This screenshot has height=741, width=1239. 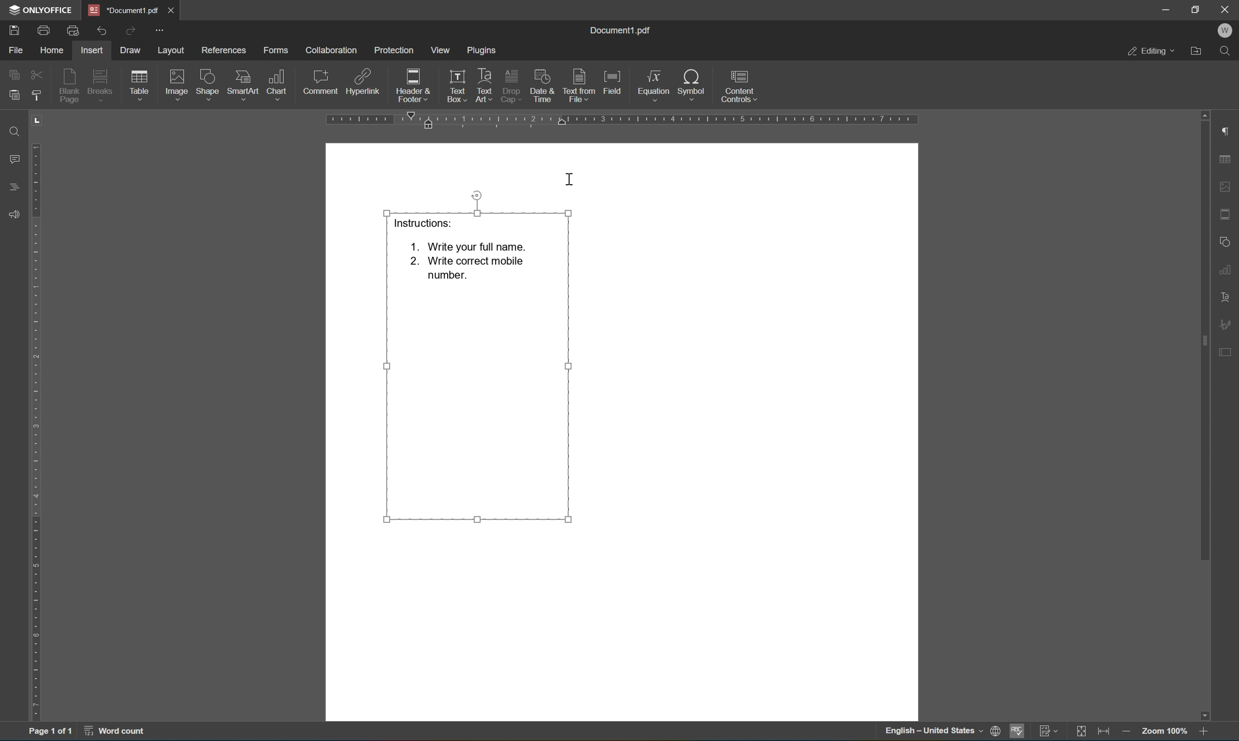 What do you see at coordinates (1226, 159) in the screenshot?
I see `Table settings` at bounding box center [1226, 159].